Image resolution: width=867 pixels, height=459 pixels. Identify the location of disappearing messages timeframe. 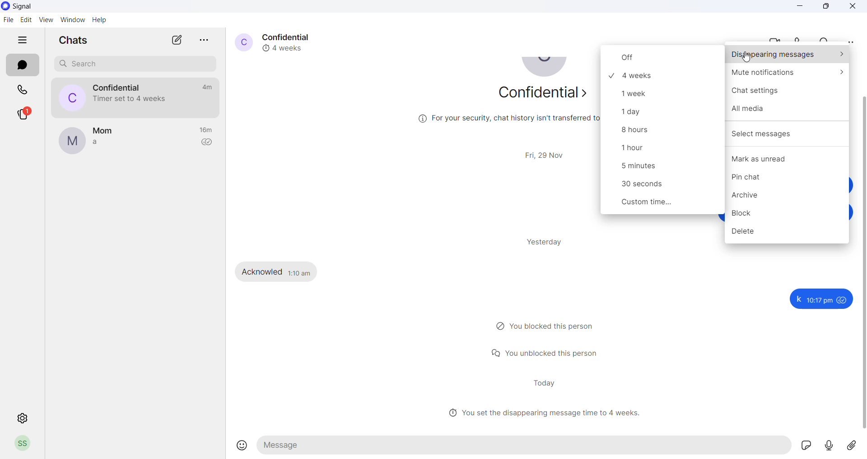
(663, 76).